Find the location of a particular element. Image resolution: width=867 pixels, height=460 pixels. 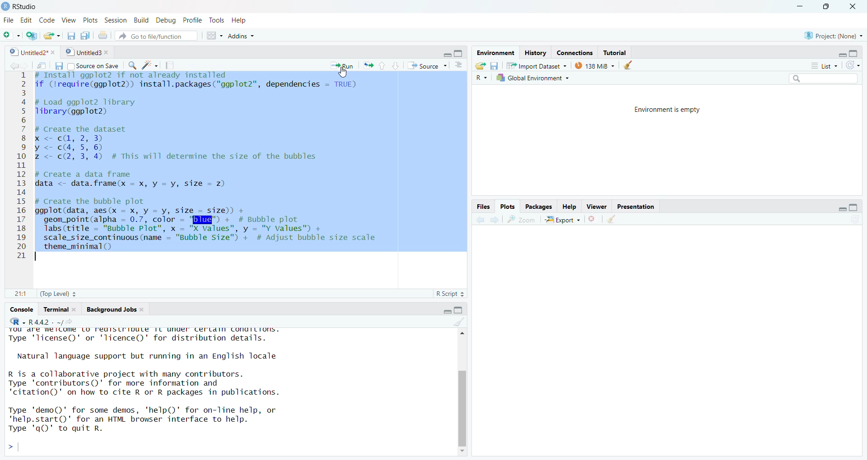

Run is located at coordinates (338, 65).